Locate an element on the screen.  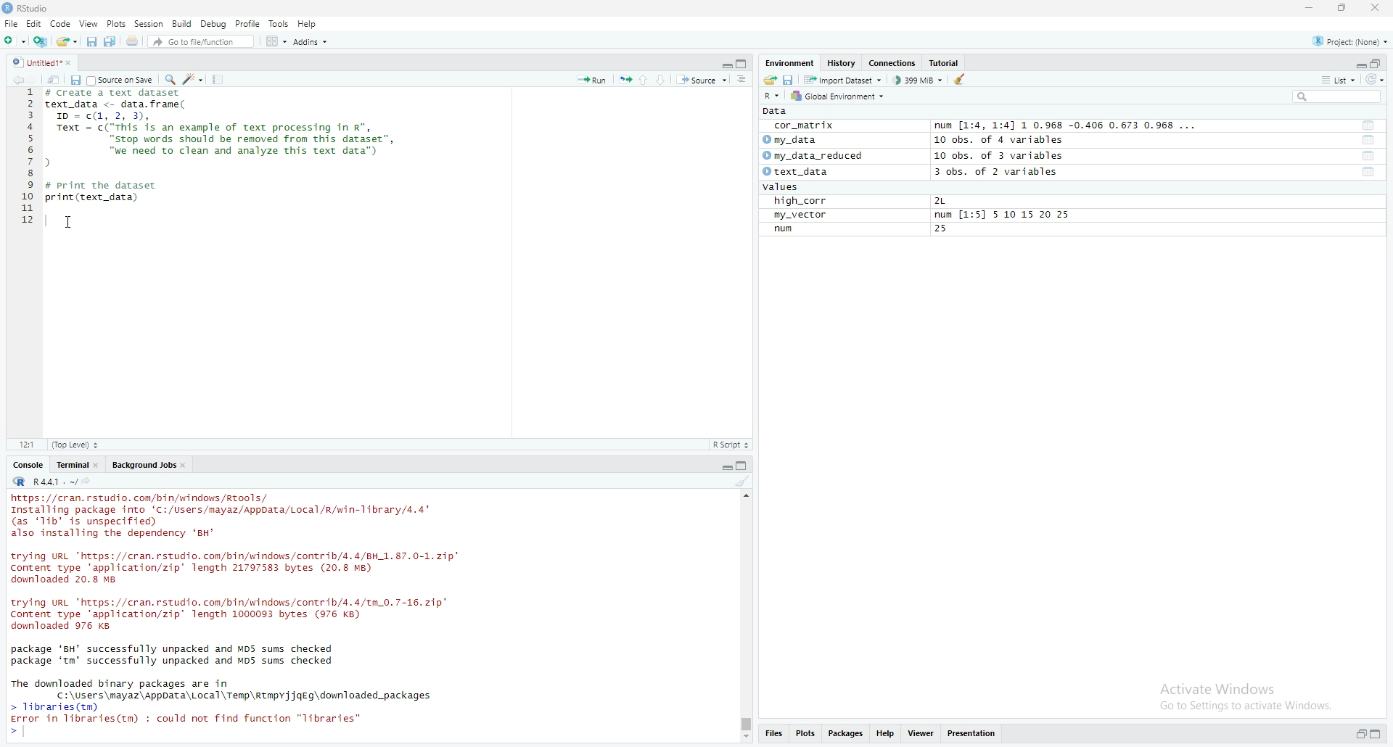
debug is located at coordinates (214, 24).